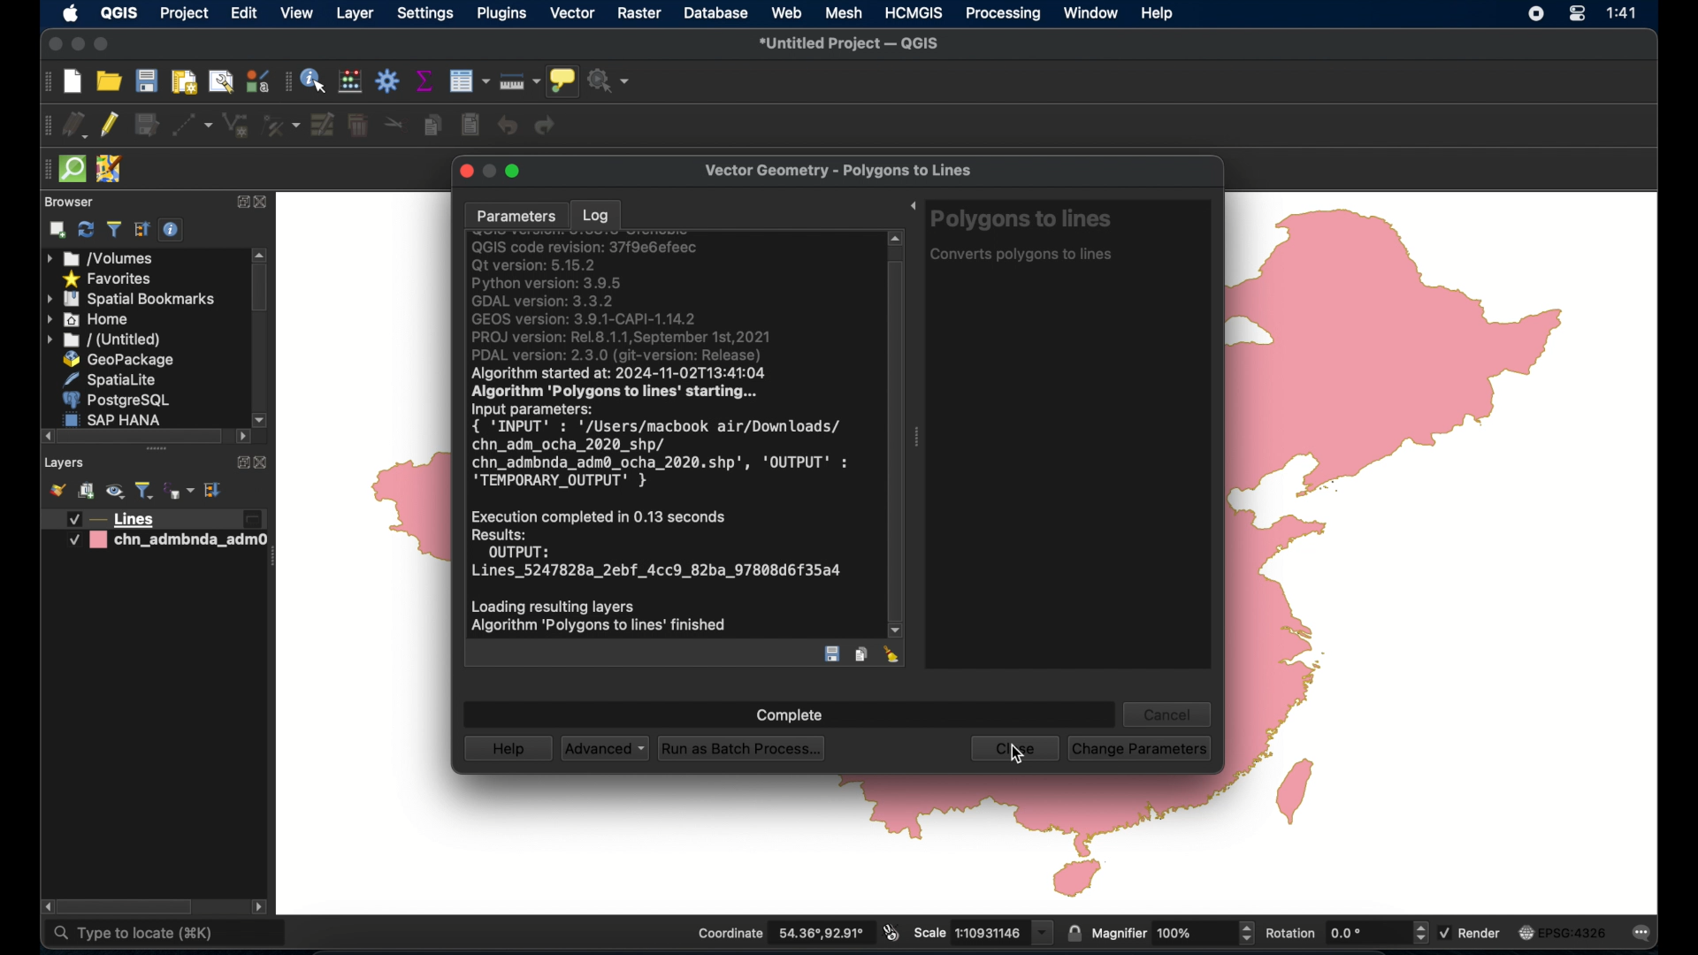  Describe the element at coordinates (520, 78) in the screenshot. I see `measure line` at that location.